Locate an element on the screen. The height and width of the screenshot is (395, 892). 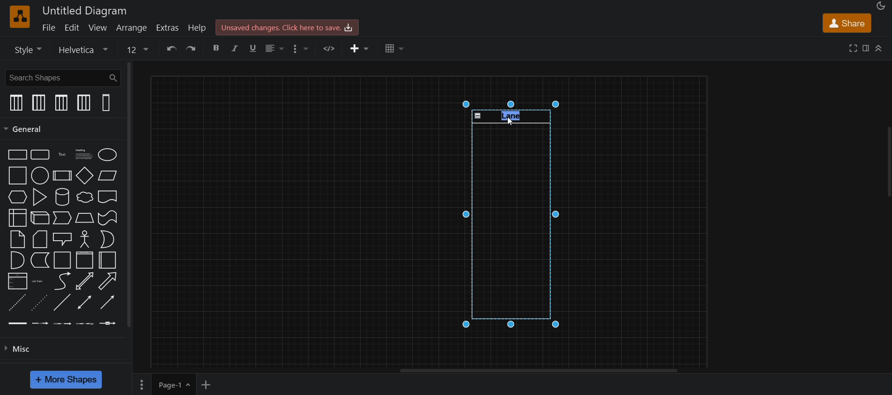
appearance is located at coordinates (880, 6).